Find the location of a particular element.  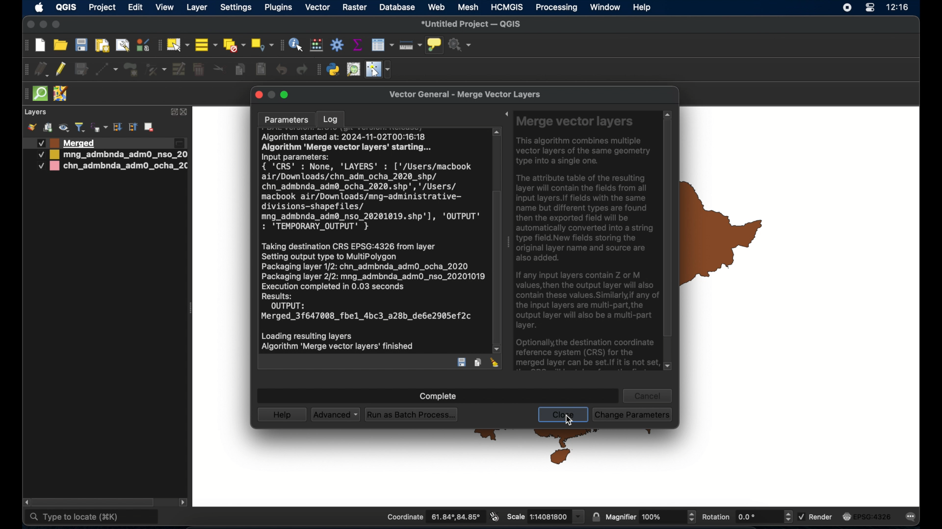

show statistical summary is located at coordinates (357, 45).